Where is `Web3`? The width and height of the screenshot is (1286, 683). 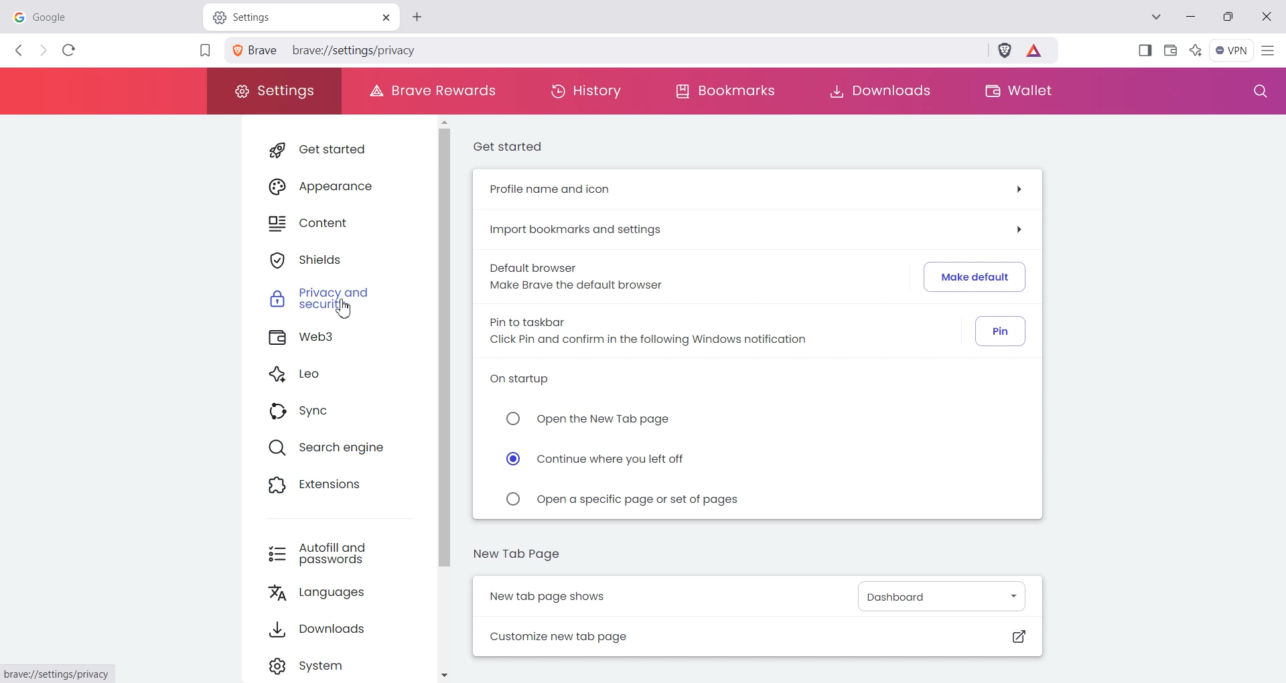 Web3 is located at coordinates (332, 339).